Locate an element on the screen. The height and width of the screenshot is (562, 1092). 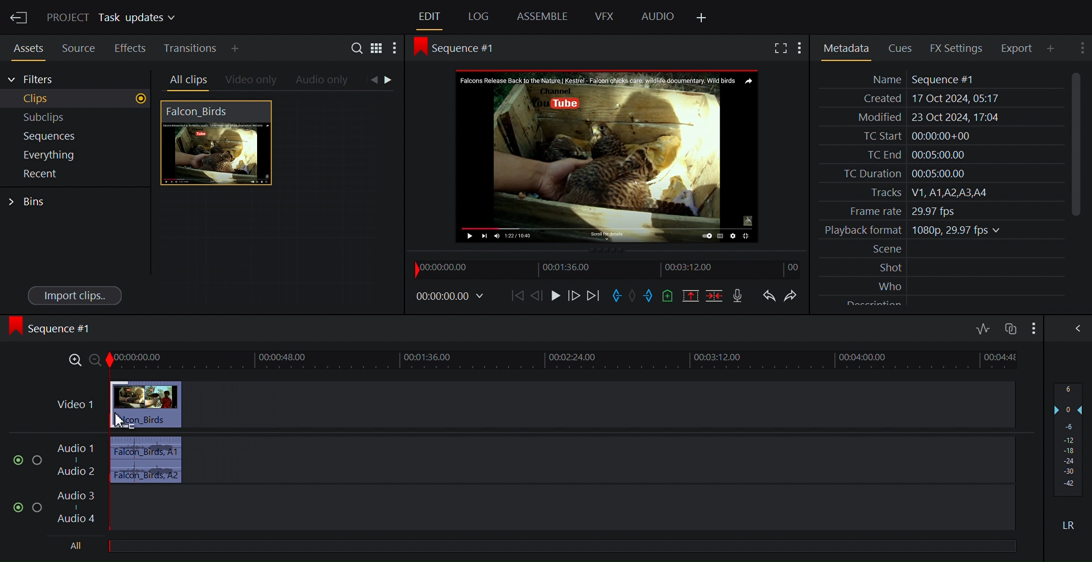
Playback format is located at coordinates (940, 230).